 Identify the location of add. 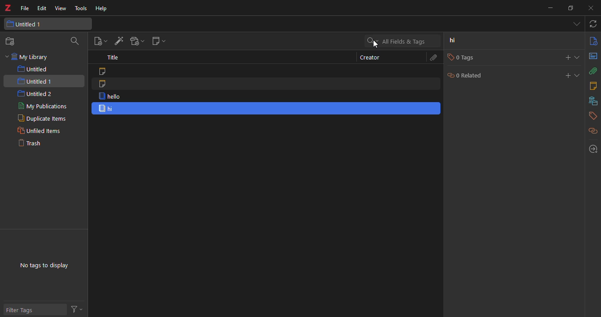
(565, 75).